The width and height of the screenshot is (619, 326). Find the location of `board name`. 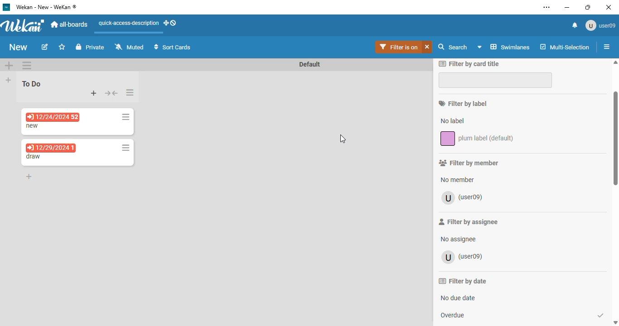

board name is located at coordinates (19, 47).